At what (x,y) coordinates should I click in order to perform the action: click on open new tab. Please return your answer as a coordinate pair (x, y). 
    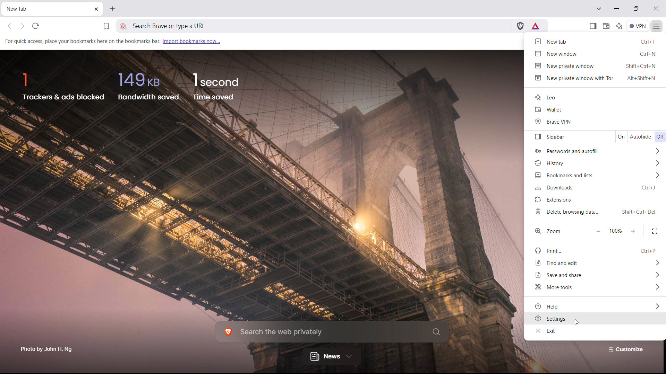
    Looking at the image, I should click on (113, 9).